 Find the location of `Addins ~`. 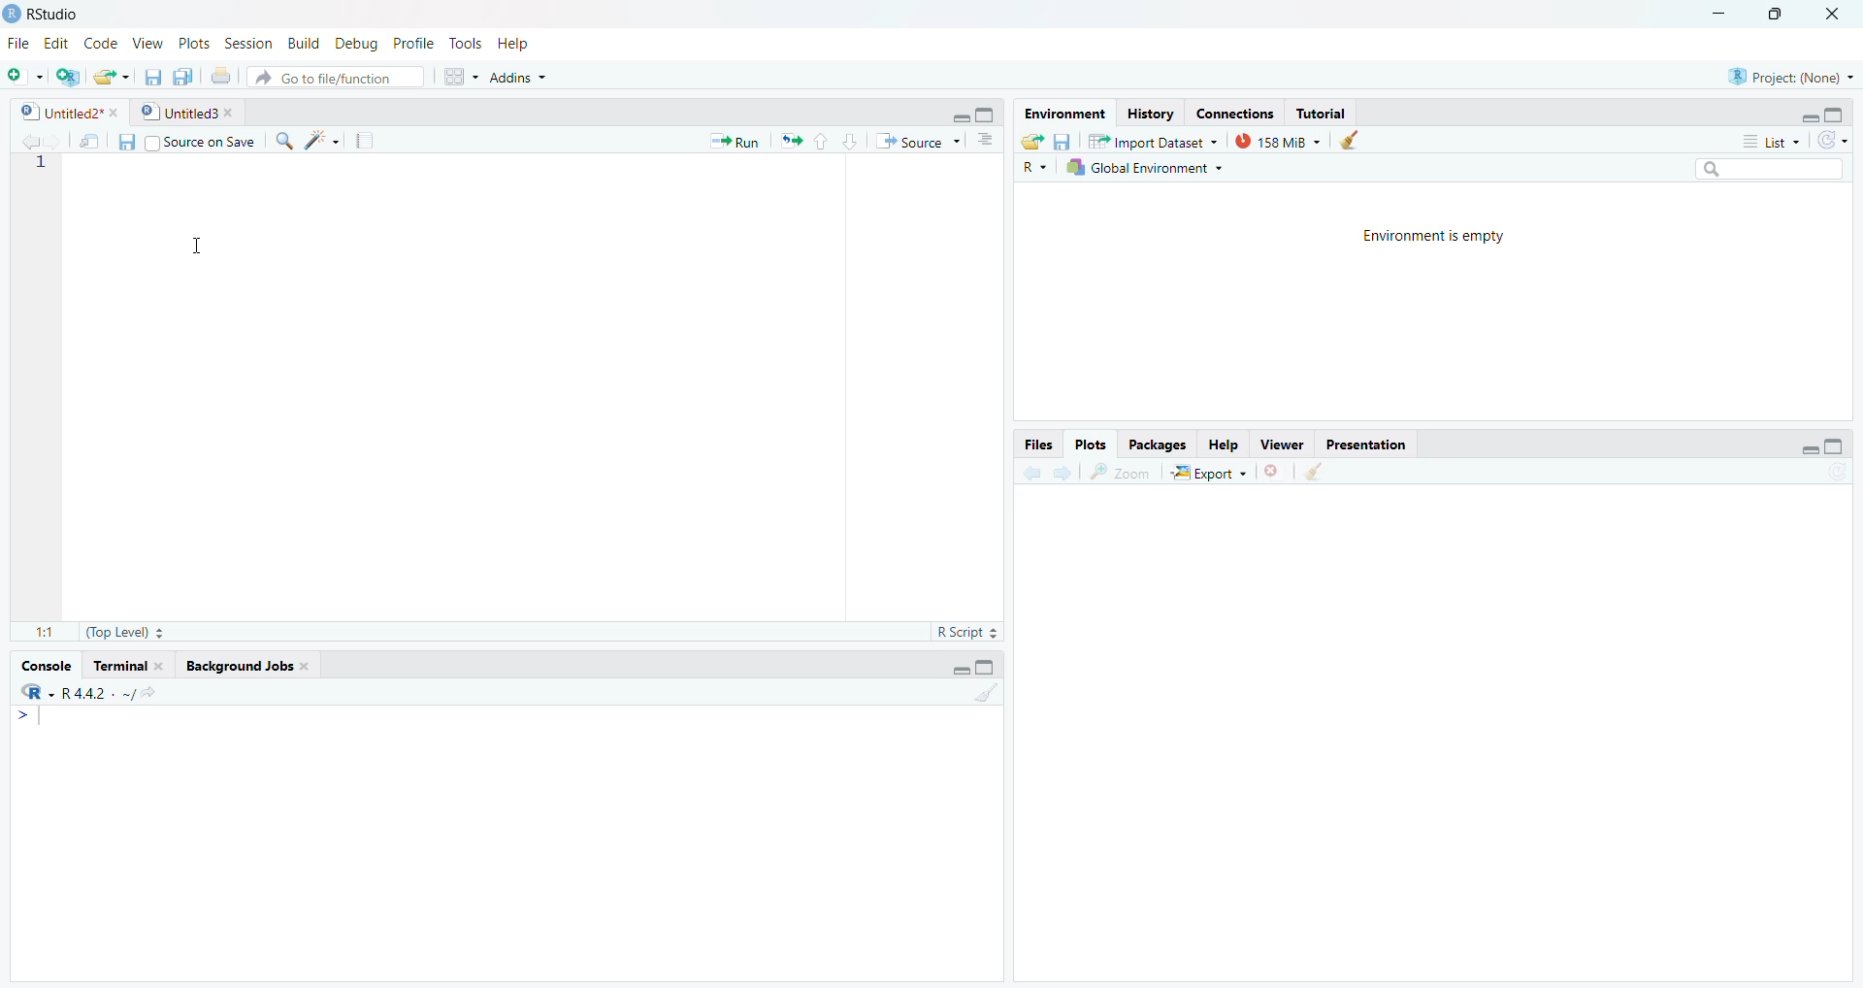

Addins ~ is located at coordinates (521, 82).